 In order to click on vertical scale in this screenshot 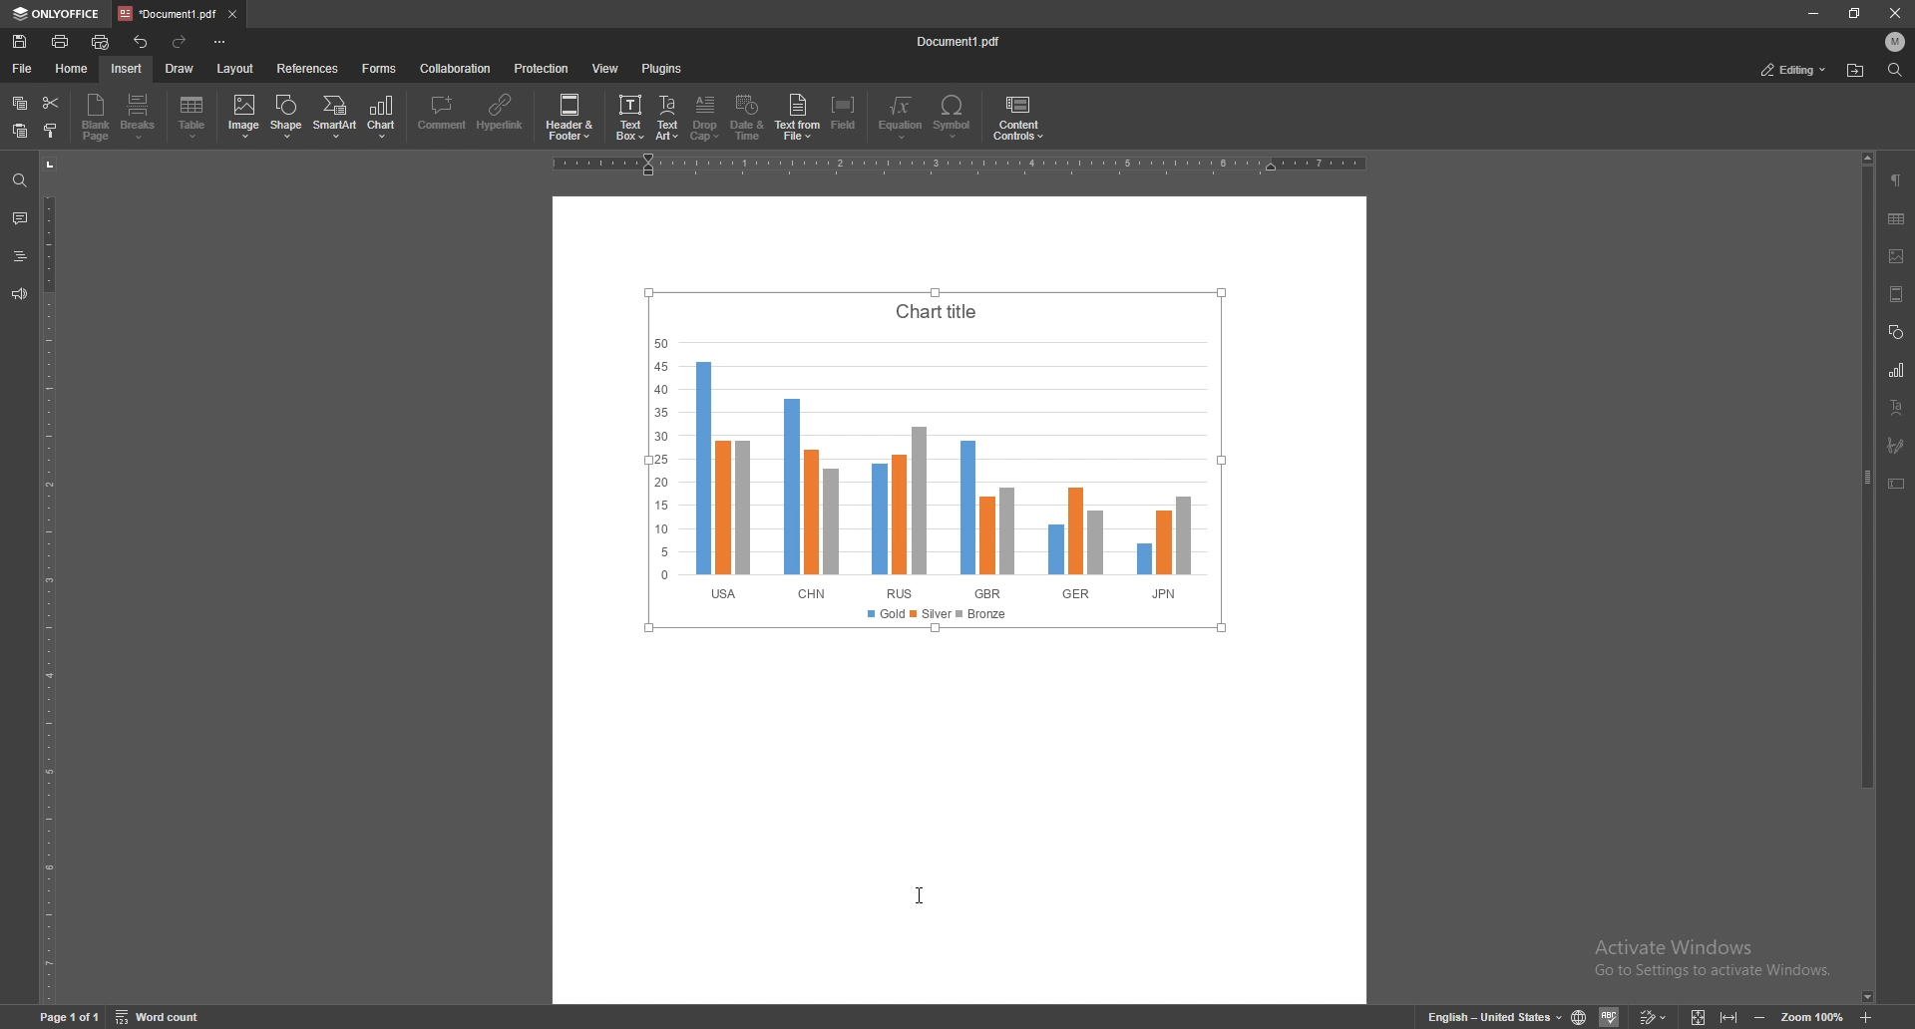, I will do `click(46, 580)`.